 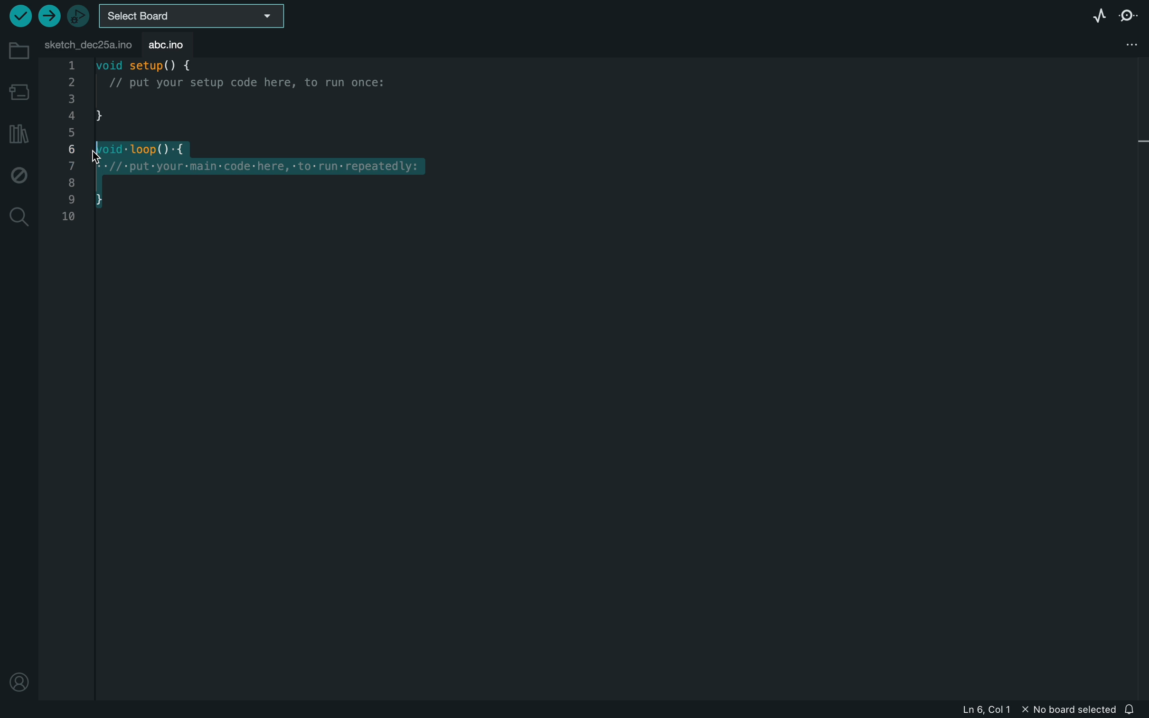 What do you see at coordinates (19, 685) in the screenshot?
I see `profile` at bounding box center [19, 685].